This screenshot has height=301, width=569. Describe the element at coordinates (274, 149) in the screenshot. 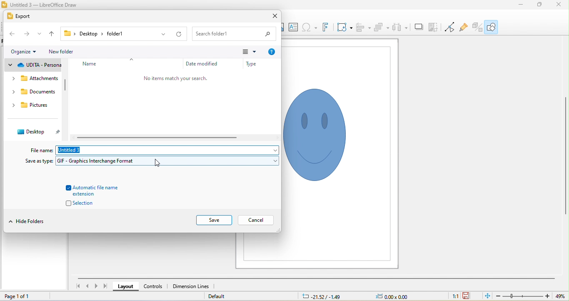

I see `drop down` at that location.